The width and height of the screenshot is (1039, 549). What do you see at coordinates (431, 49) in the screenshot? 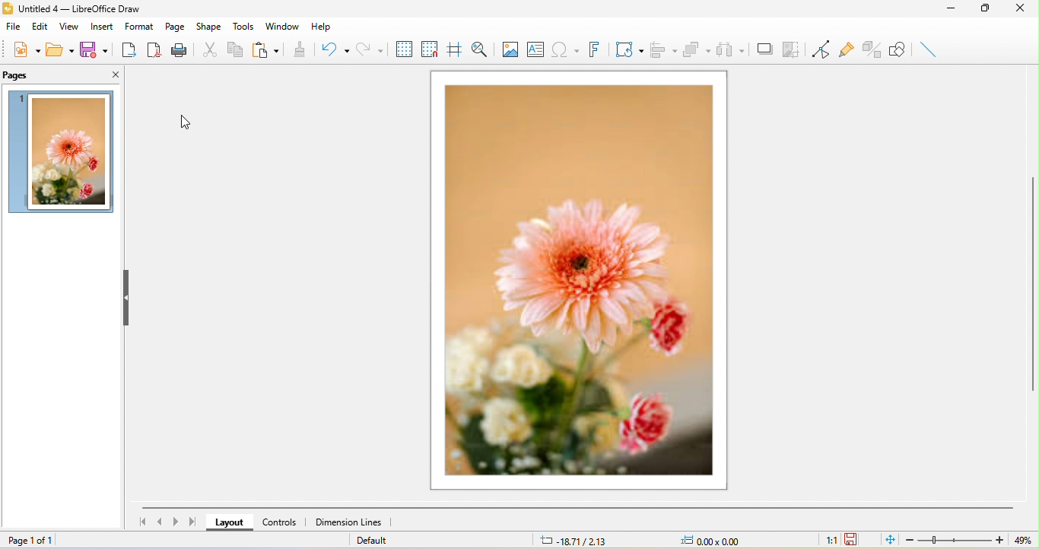
I see `snap to grids` at bounding box center [431, 49].